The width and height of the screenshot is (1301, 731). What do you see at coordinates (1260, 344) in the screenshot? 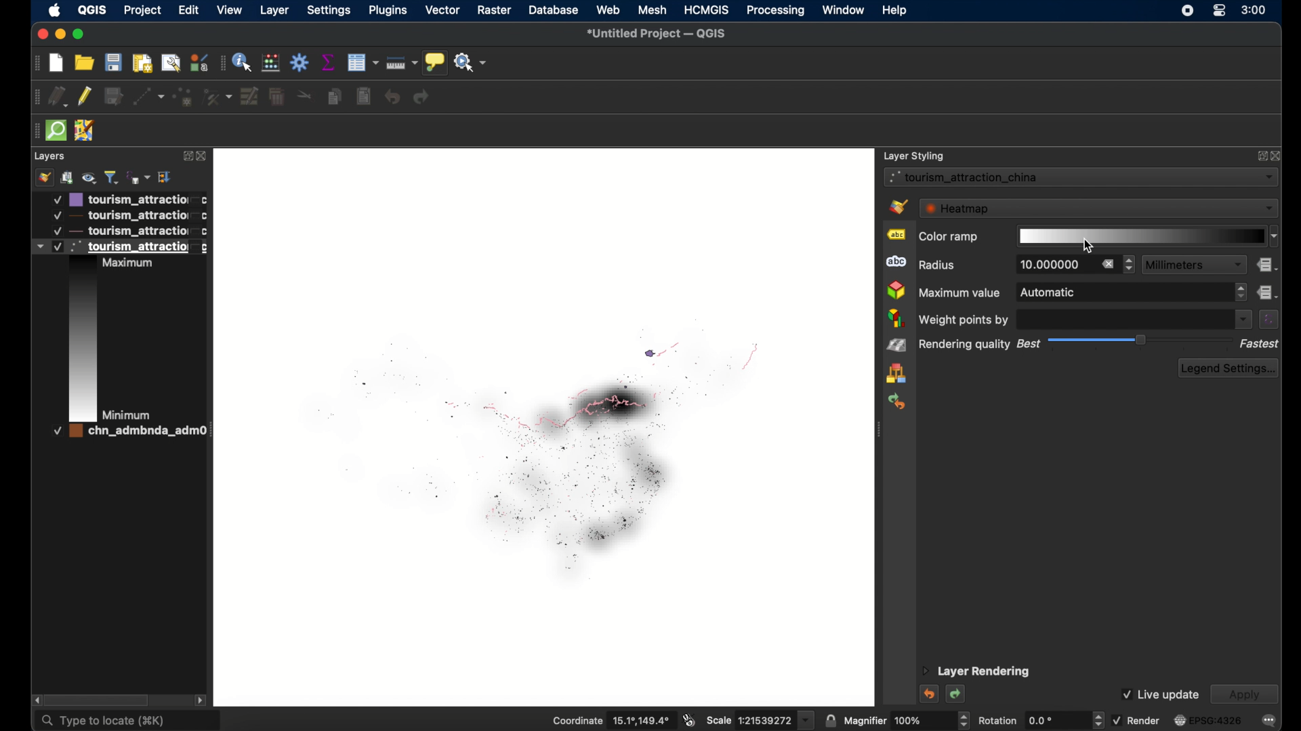
I see `fastest` at bounding box center [1260, 344].